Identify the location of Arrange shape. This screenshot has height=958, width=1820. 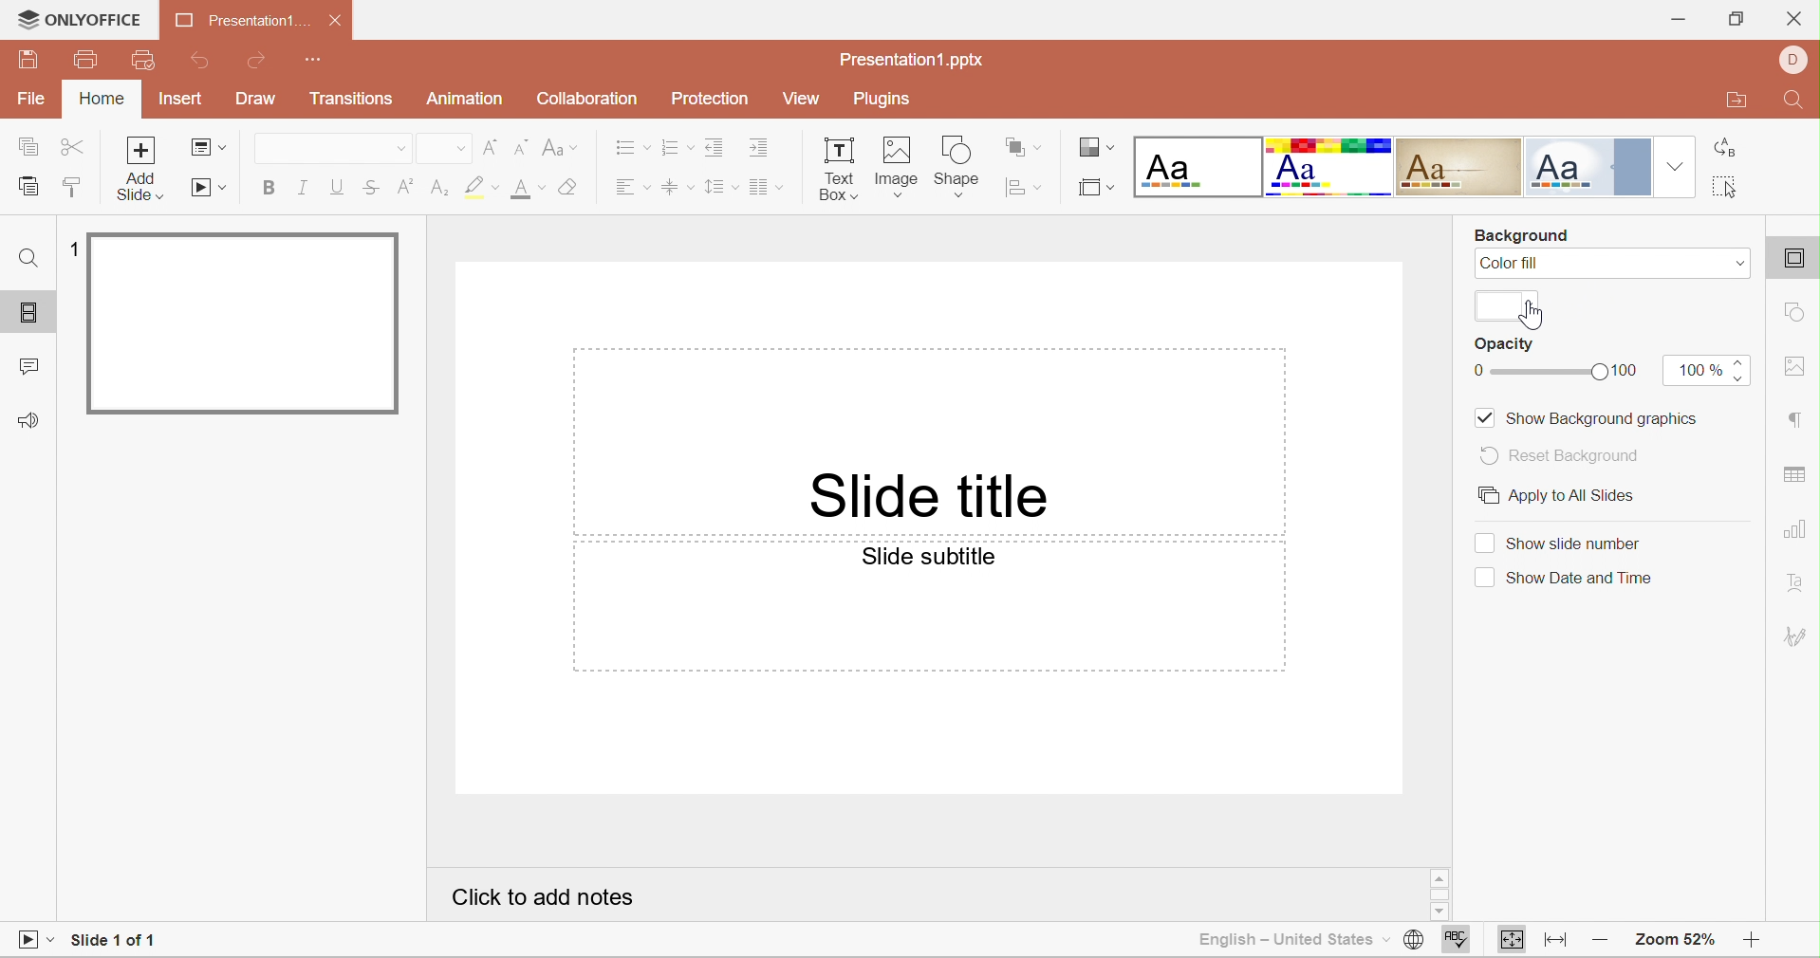
(1026, 146).